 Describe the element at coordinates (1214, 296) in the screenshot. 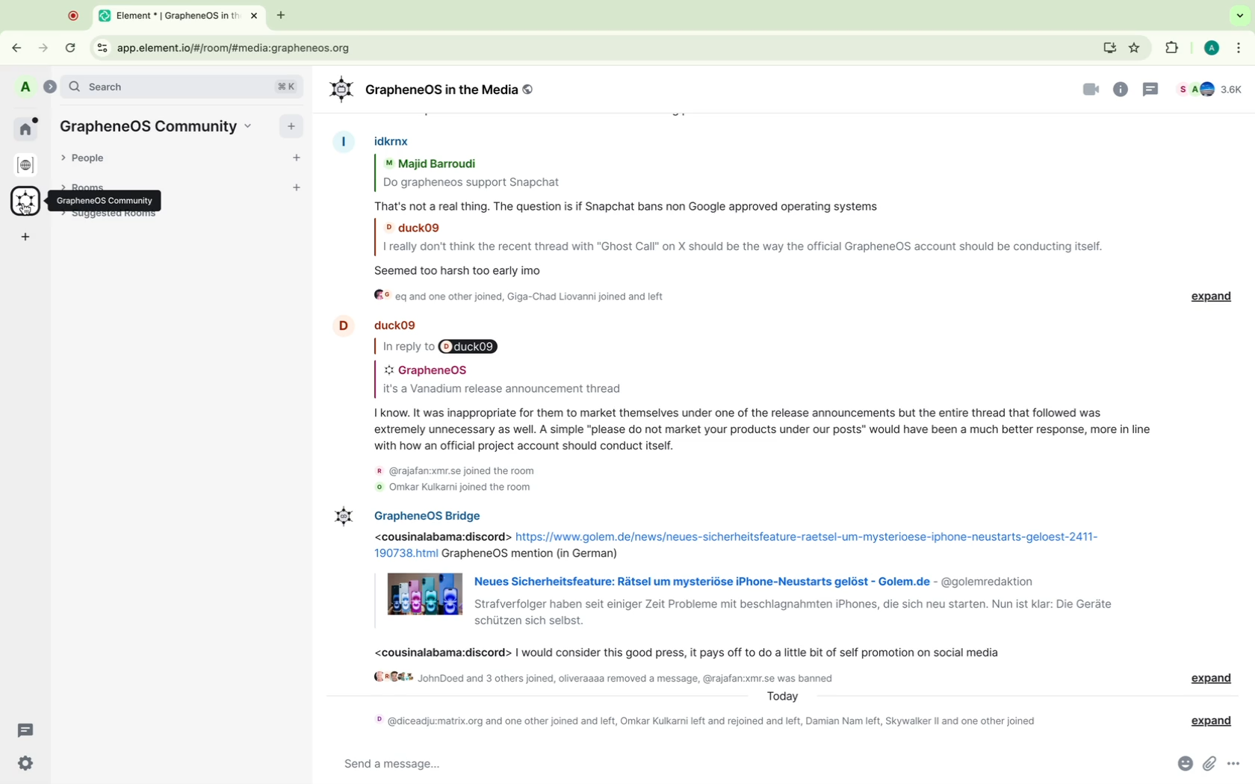

I see `expand` at that location.